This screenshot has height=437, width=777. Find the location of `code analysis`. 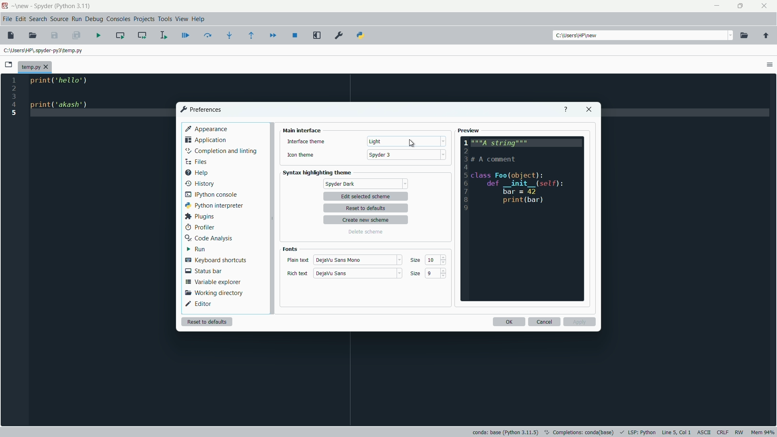

code analysis is located at coordinates (208, 238).